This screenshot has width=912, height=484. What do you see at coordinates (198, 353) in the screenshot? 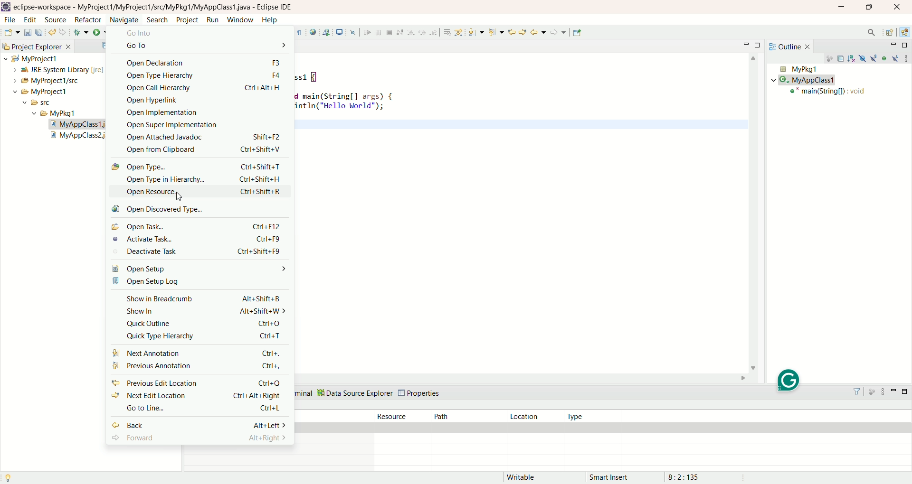
I see `next annotation` at bounding box center [198, 353].